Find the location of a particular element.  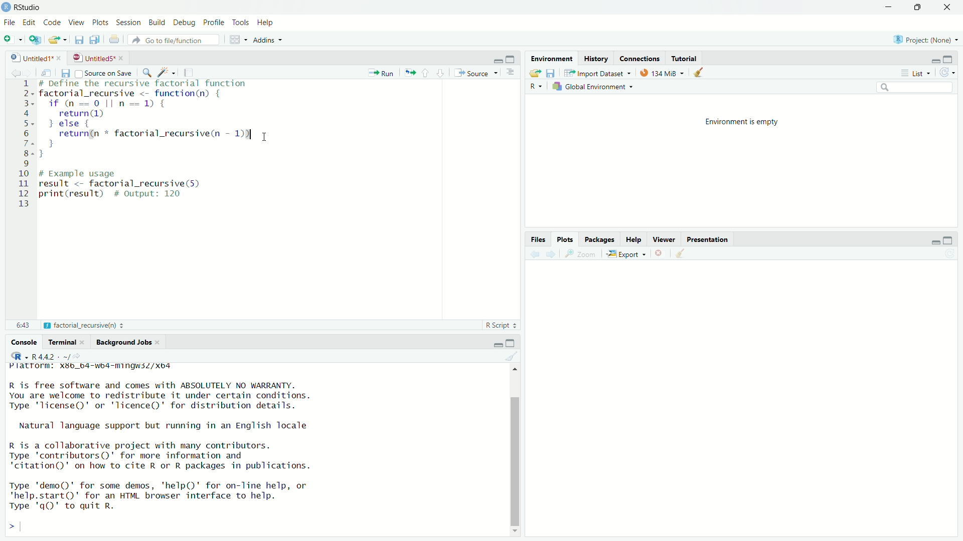

Create a project is located at coordinates (36, 41).